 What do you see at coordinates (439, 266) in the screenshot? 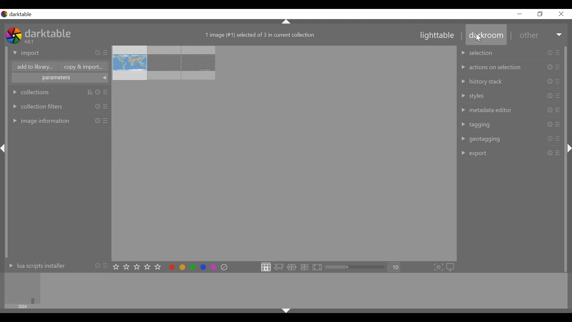
I see `toggle focus-peaking mode` at bounding box center [439, 266].